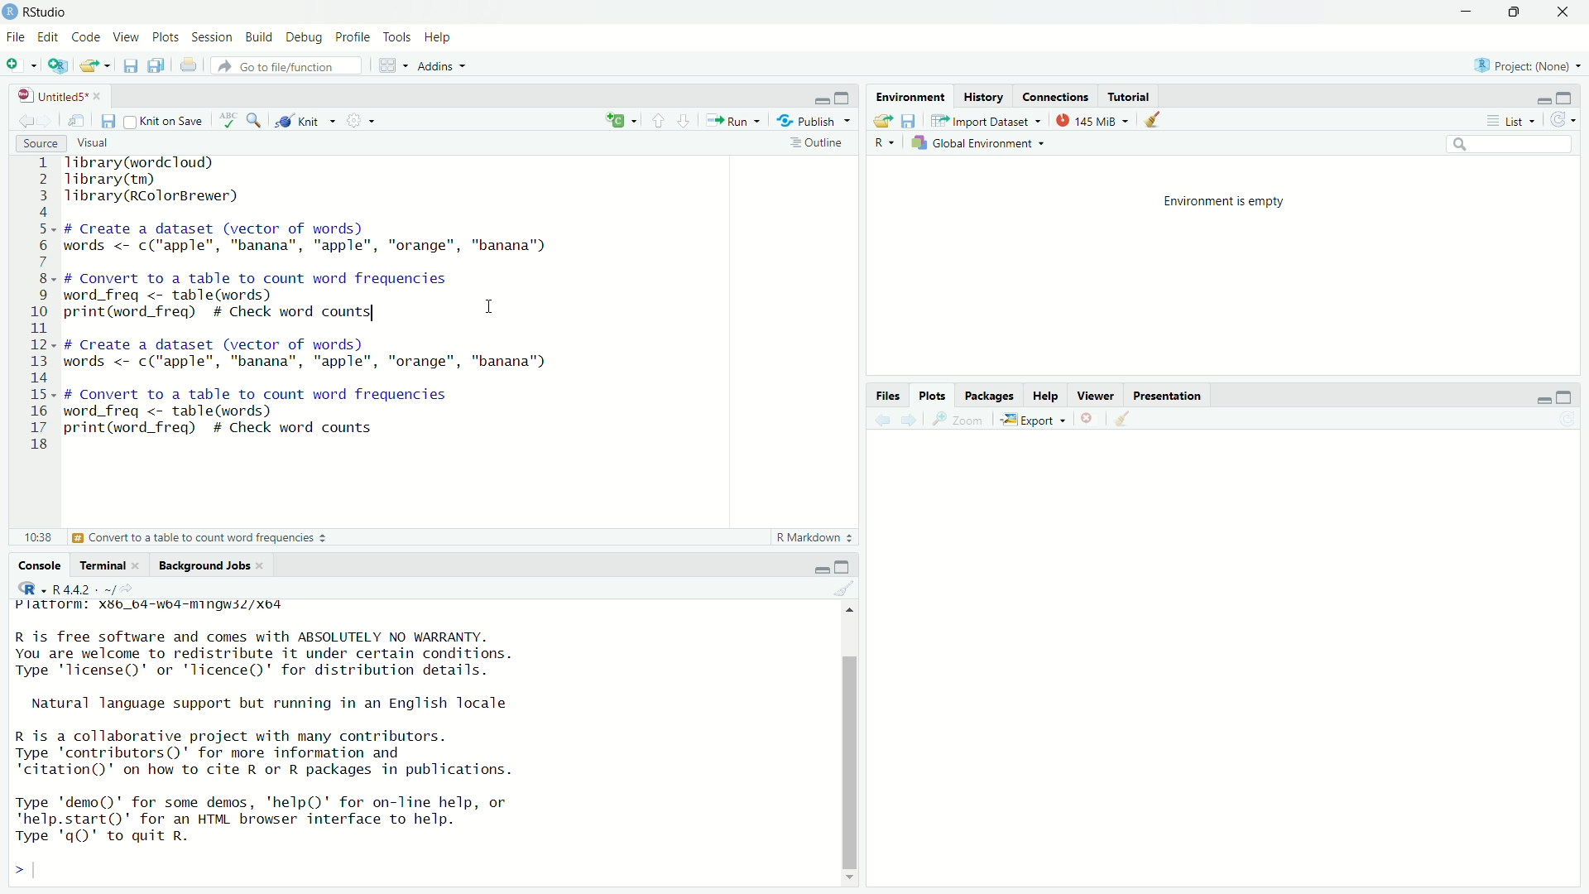 The width and height of the screenshot is (1589, 894). What do you see at coordinates (910, 98) in the screenshot?
I see `Environment` at bounding box center [910, 98].